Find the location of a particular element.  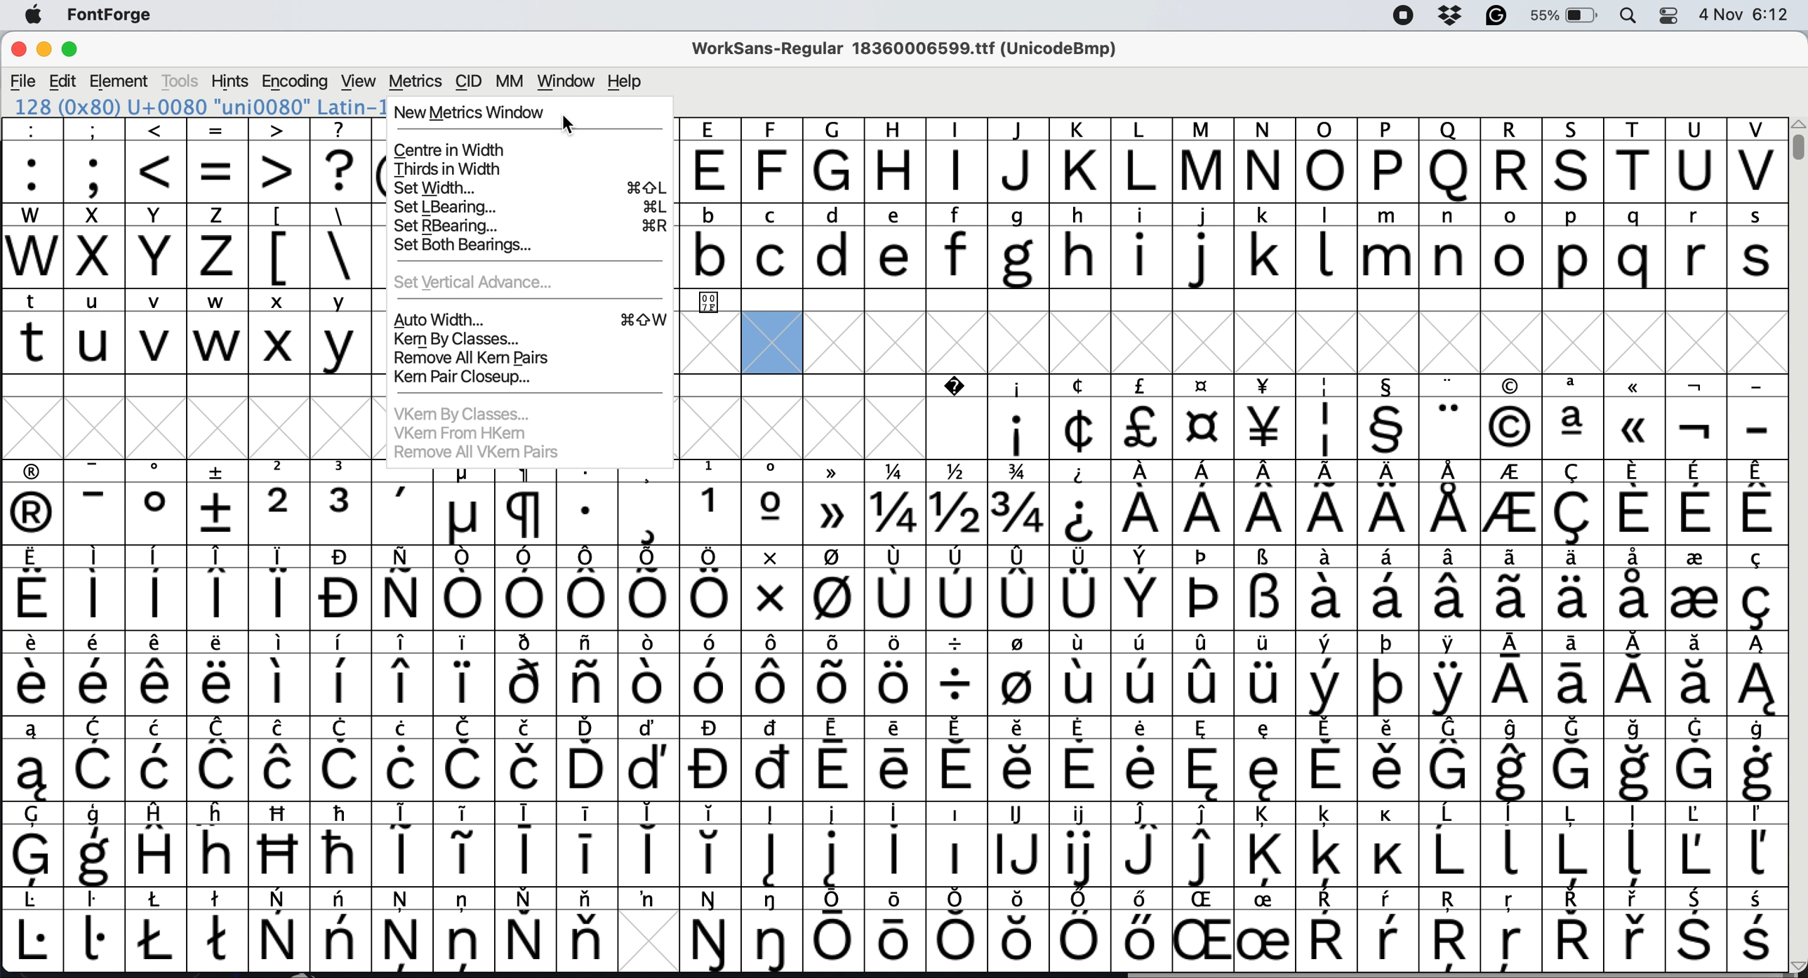

dropbox is located at coordinates (1456, 13).